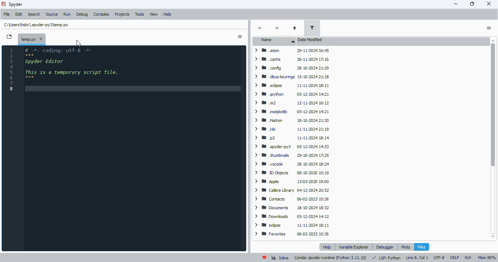 Image resolution: width=498 pixels, height=262 pixels. Describe the element at coordinates (312, 28) in the screenshot. I see `filter filenames` at that location.